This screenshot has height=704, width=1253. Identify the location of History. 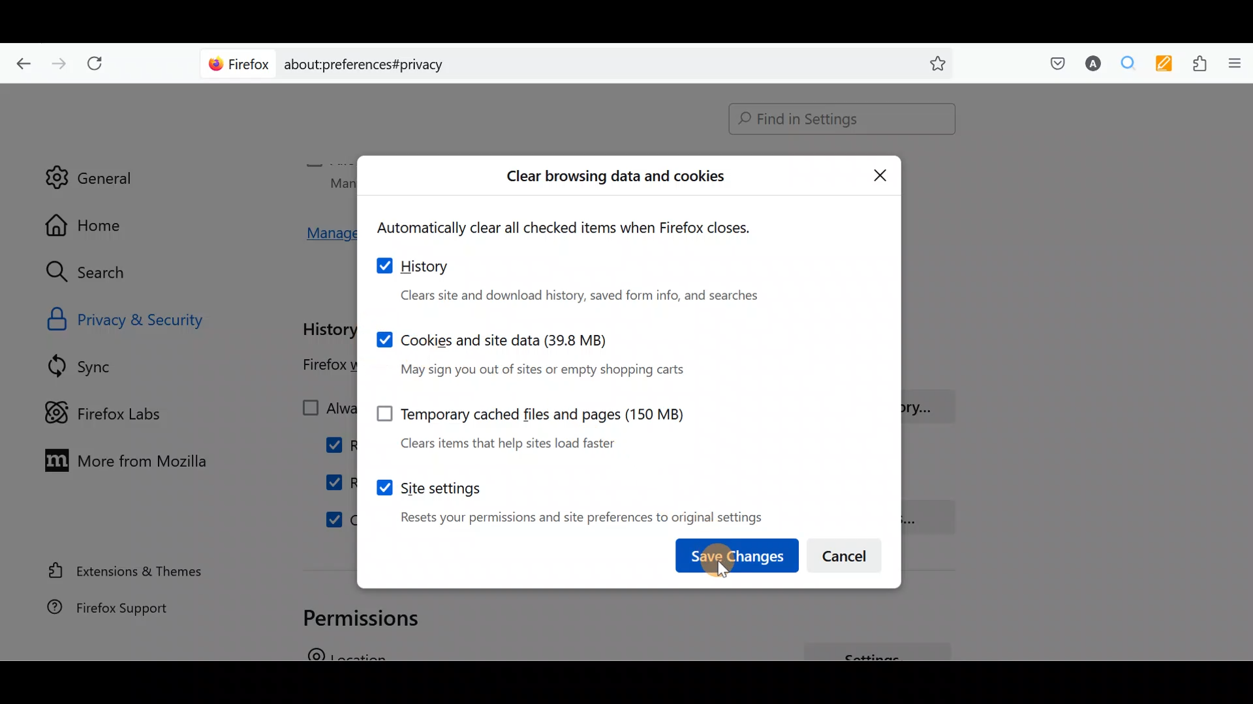
(579, 280).